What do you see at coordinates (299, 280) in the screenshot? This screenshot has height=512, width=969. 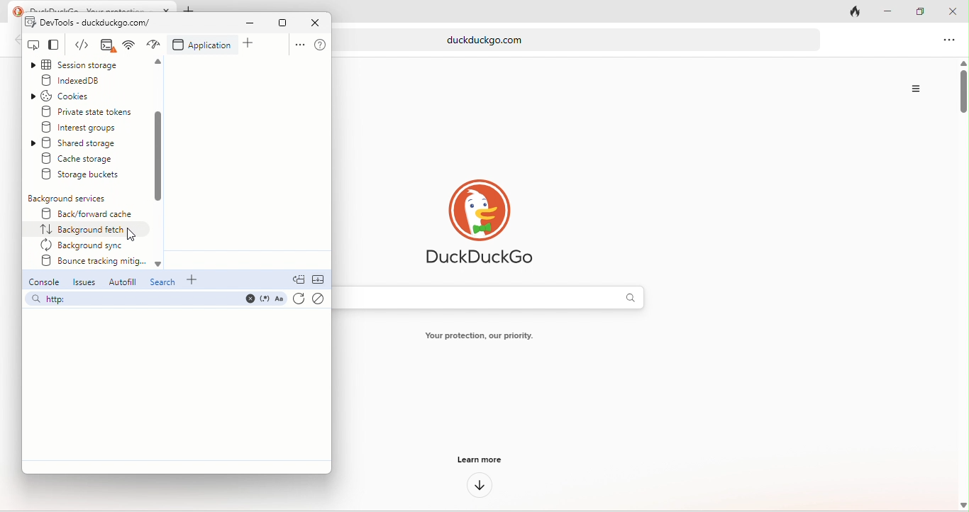 I see `doc quick view` at bounding box center [299, 280].